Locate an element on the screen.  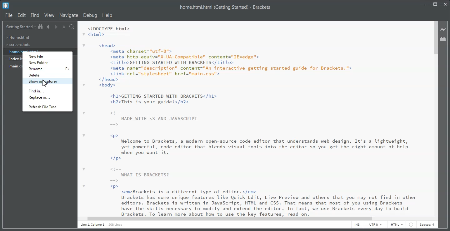
HTML is located at coordinates (397, 225).